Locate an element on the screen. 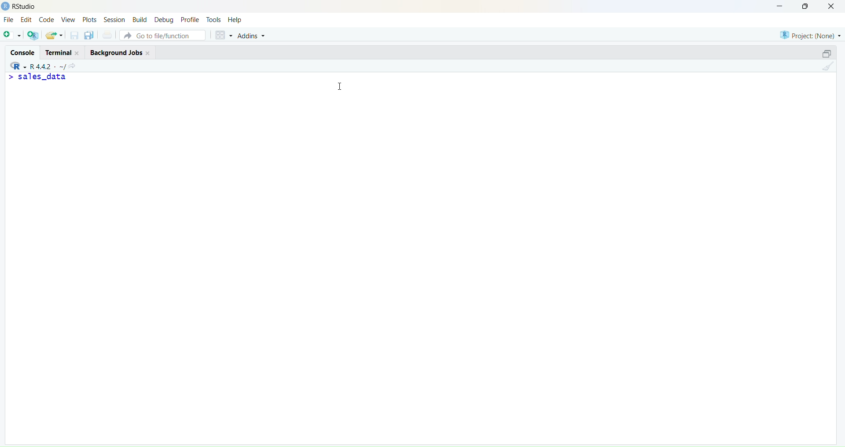 This screenshot has width=845, height=447. Build is located at coordinates (139, 19).